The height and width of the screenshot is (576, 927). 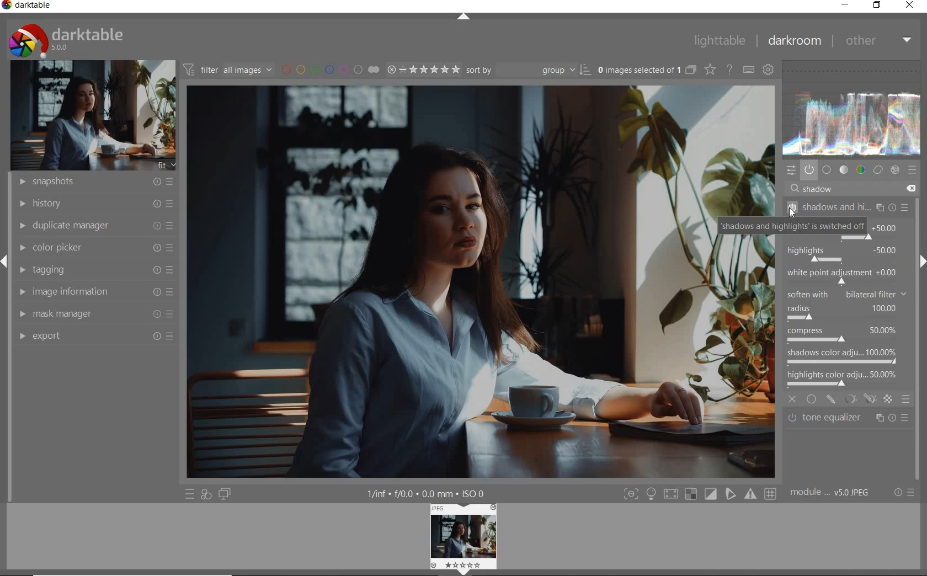 I want to click on shadows & highlights, so click(x=849, y=207).